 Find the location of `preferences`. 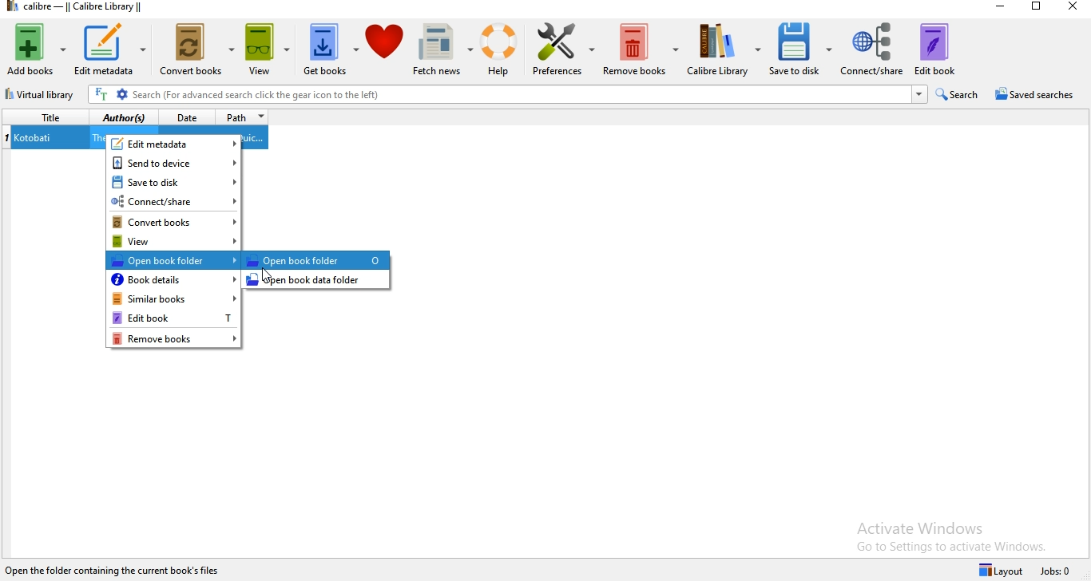

preferences is located at coordinates (561, 53).